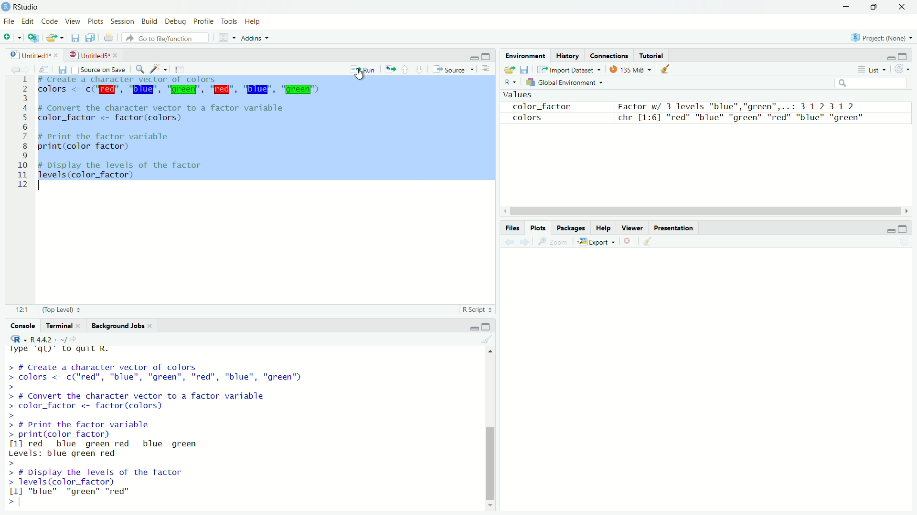  What do you see at coordinates (885, 55) in the screenshot?
I see `minimize` at bounding box center [885, 55].